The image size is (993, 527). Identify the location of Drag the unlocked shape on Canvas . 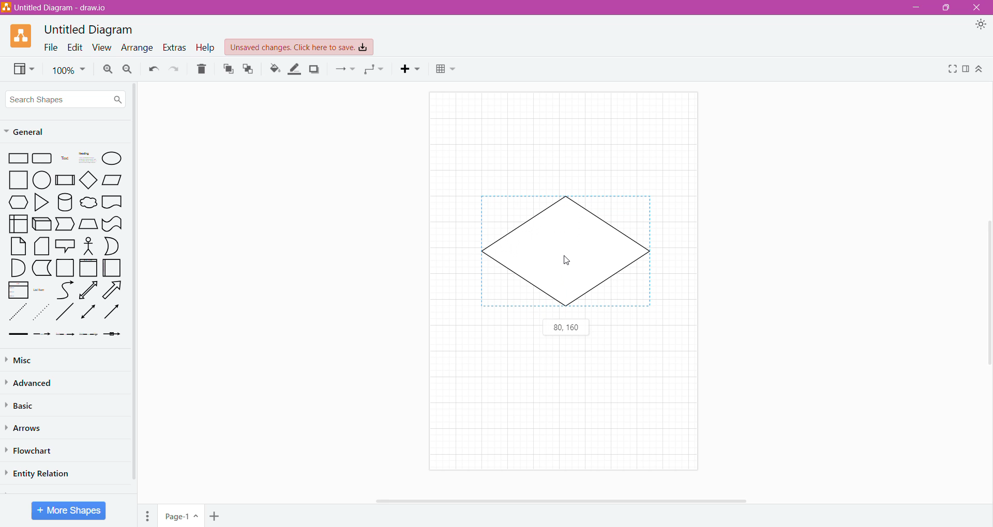
(568, 253).